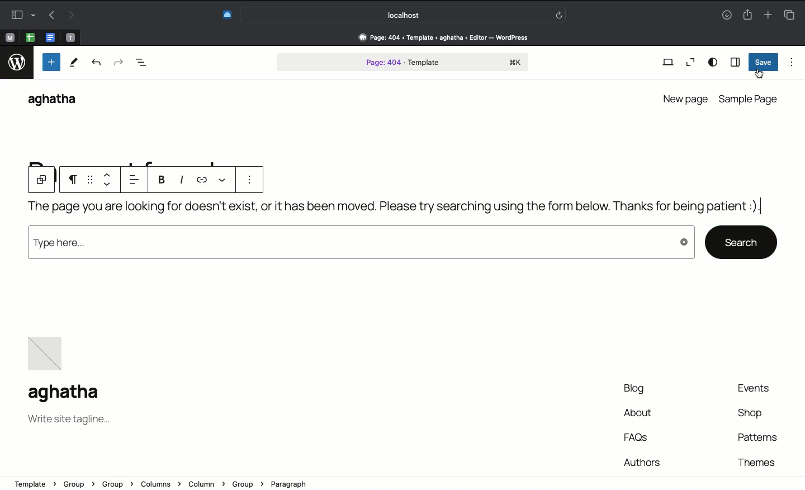  Describe the element at coordinates (29, 37) in the screenshot. I see `open tab, google sheet` at that location.